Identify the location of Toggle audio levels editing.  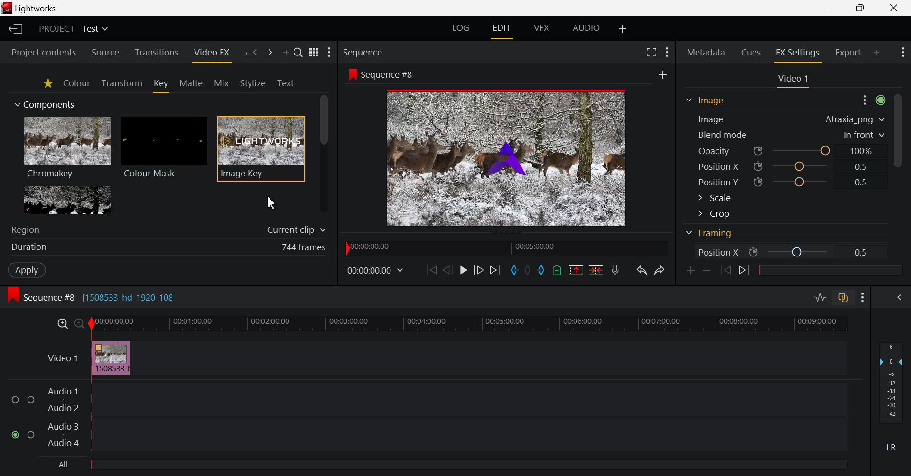
(819, 298).